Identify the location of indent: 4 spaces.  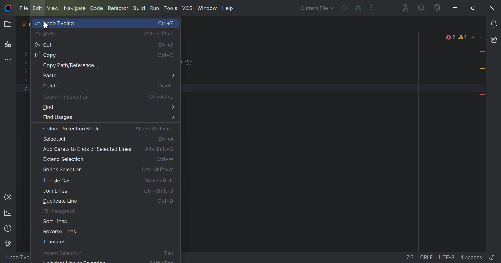
(471, 257).